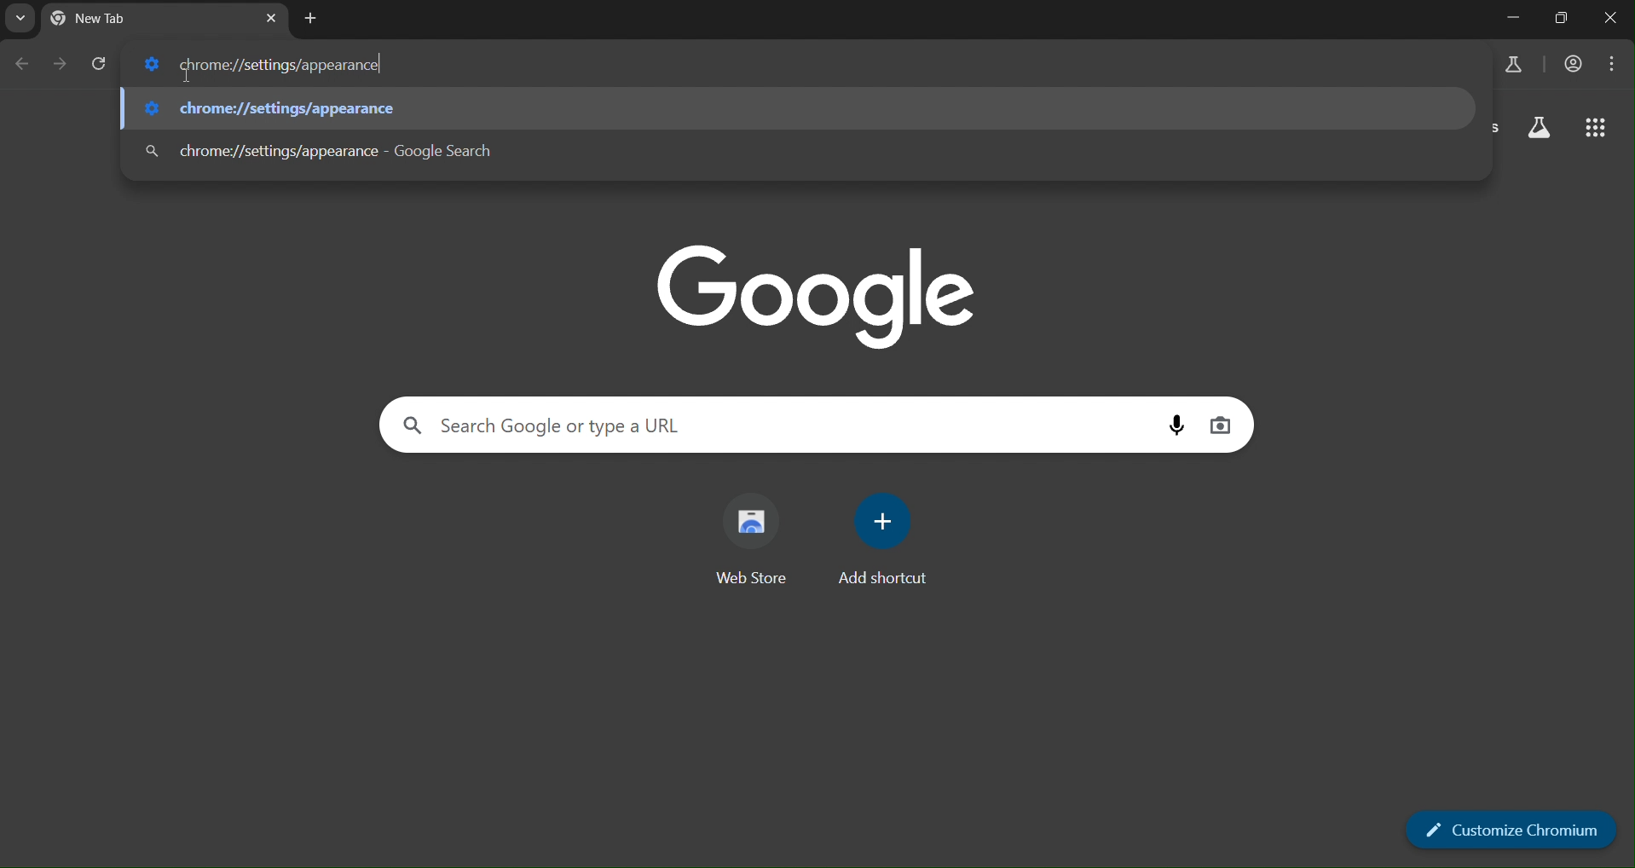  Describe the element at coordinates (20, 67) in the screenshot. I see `go back one page` at that location.